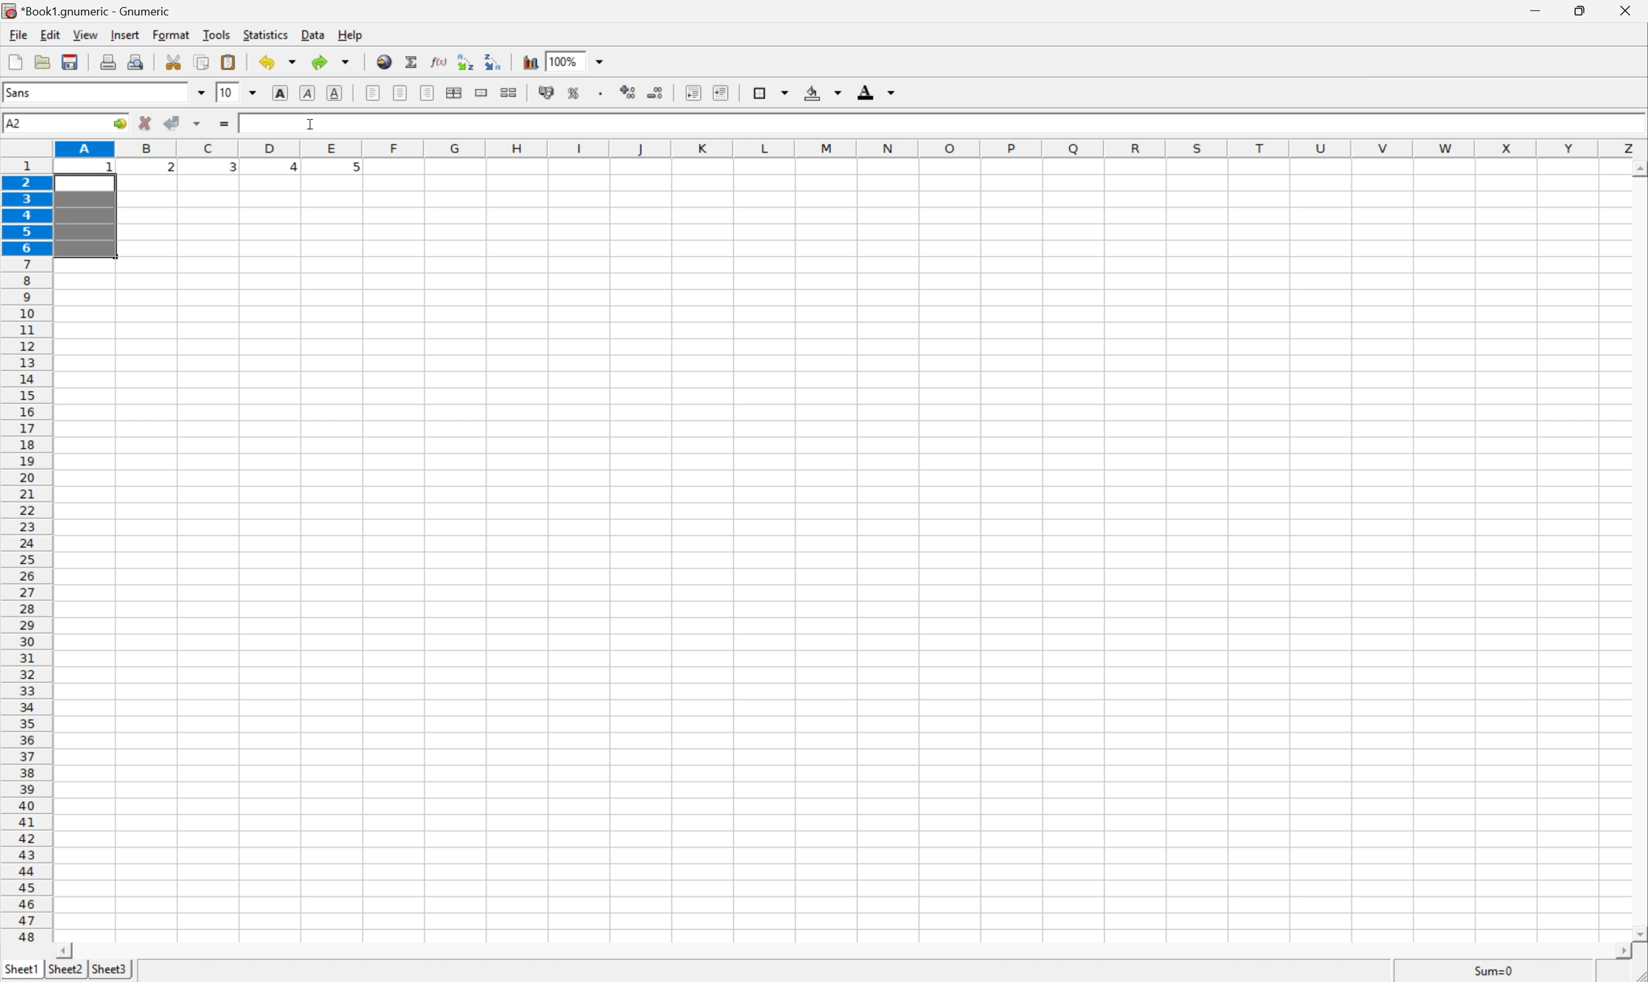 The width and height of the screenshot is (1648, 982). I want to click on accept changes across selection, so click(196, 124).